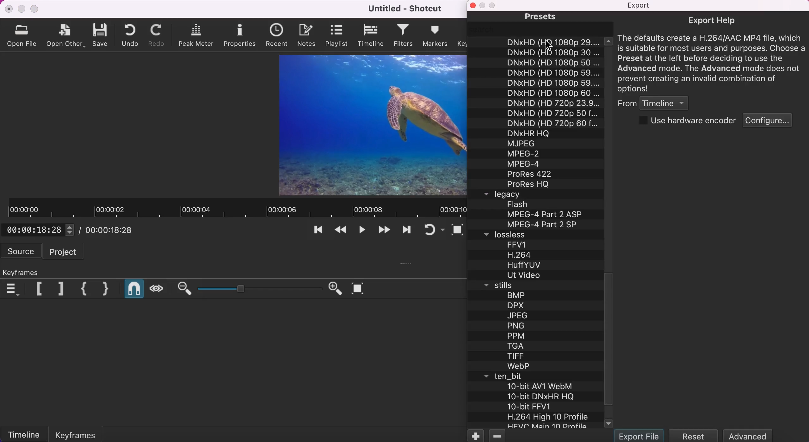 The image size is (809, 442). I want to click on cursor, so click(551, 47).